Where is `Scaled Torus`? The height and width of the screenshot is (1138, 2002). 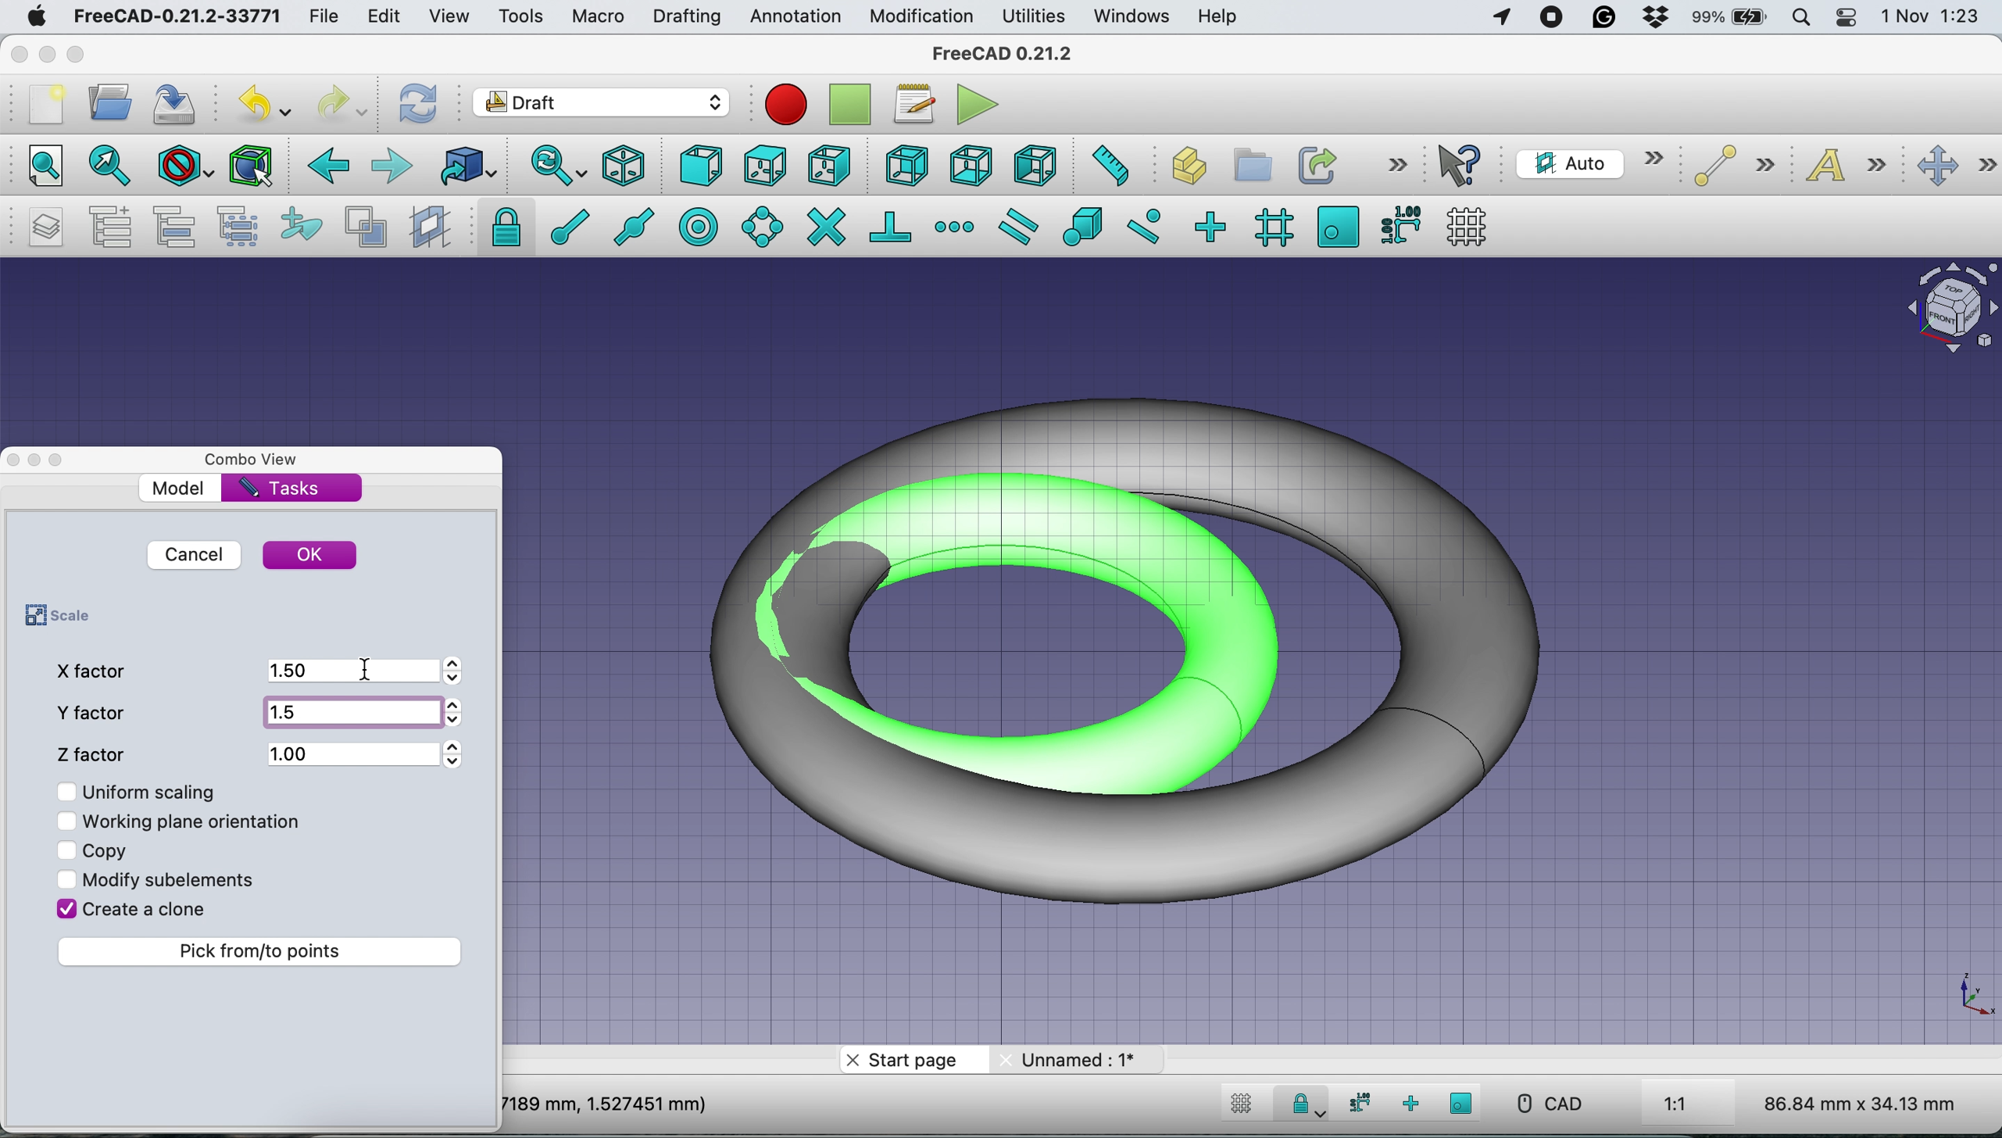 Scaled Torus is located at coordinates (1149, 646).